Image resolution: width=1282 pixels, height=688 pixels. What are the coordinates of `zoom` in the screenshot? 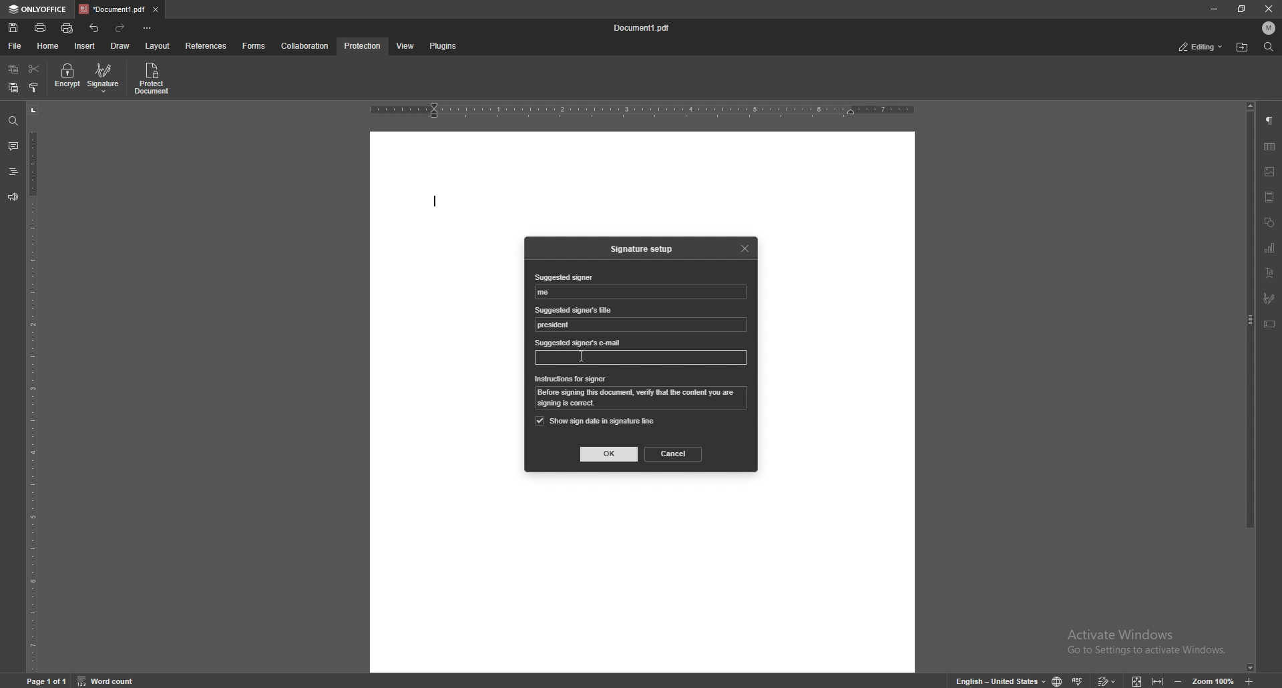 It's located at (1204, 681).